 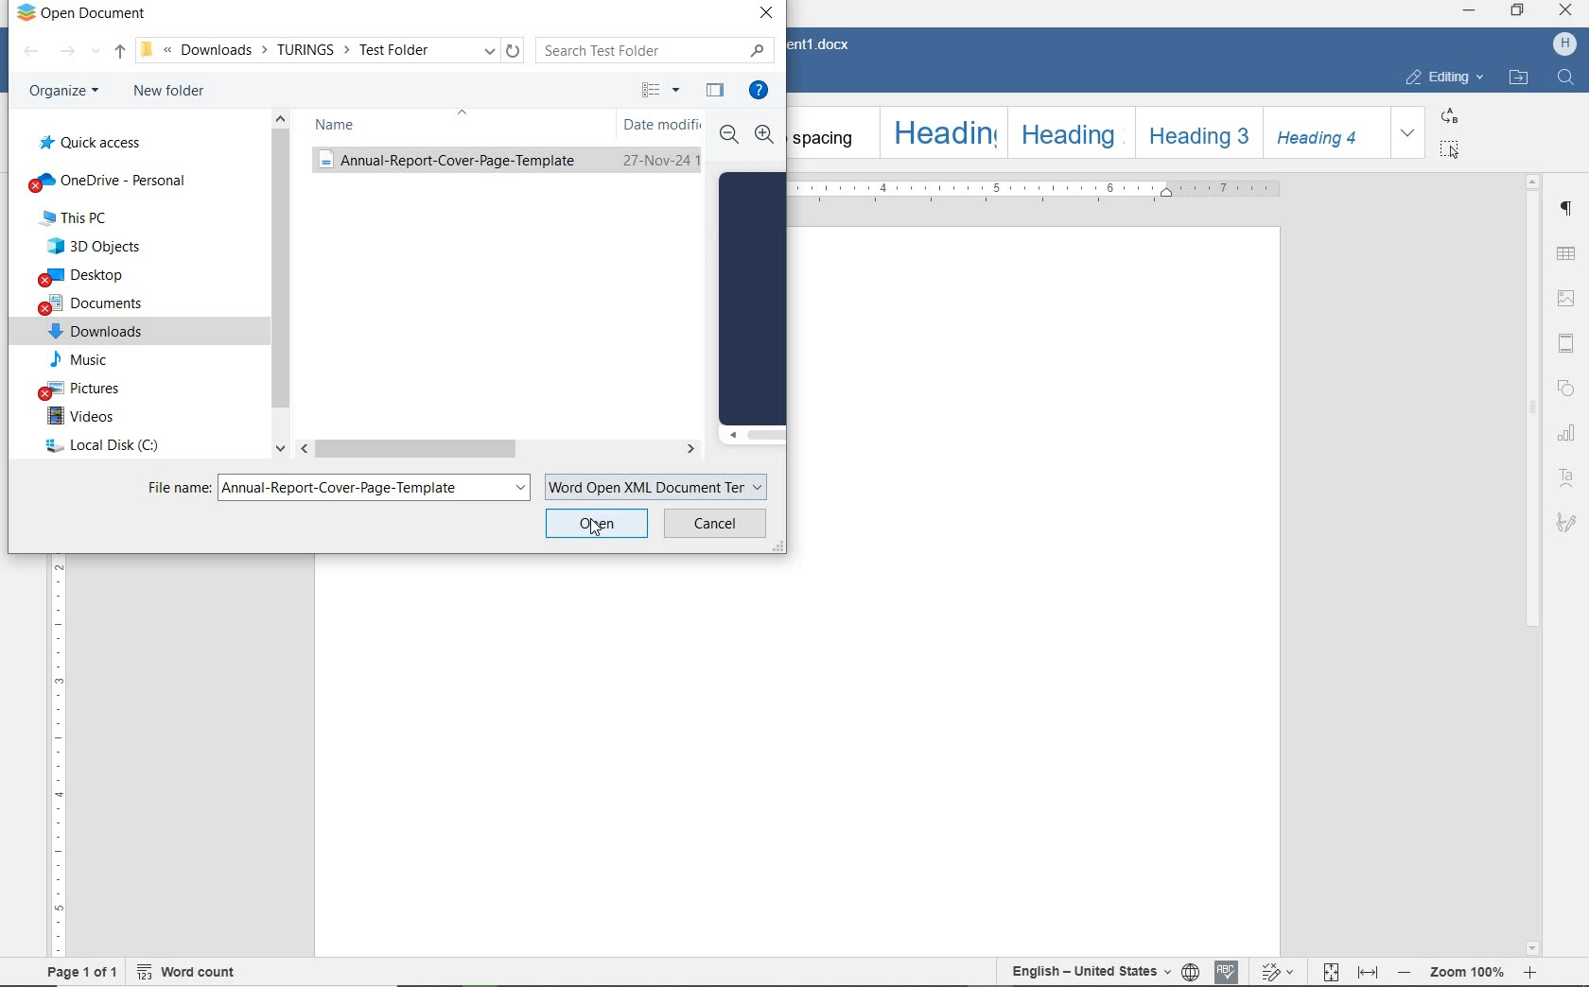 I want to click on Zoom in, so click(x=765, y=135).